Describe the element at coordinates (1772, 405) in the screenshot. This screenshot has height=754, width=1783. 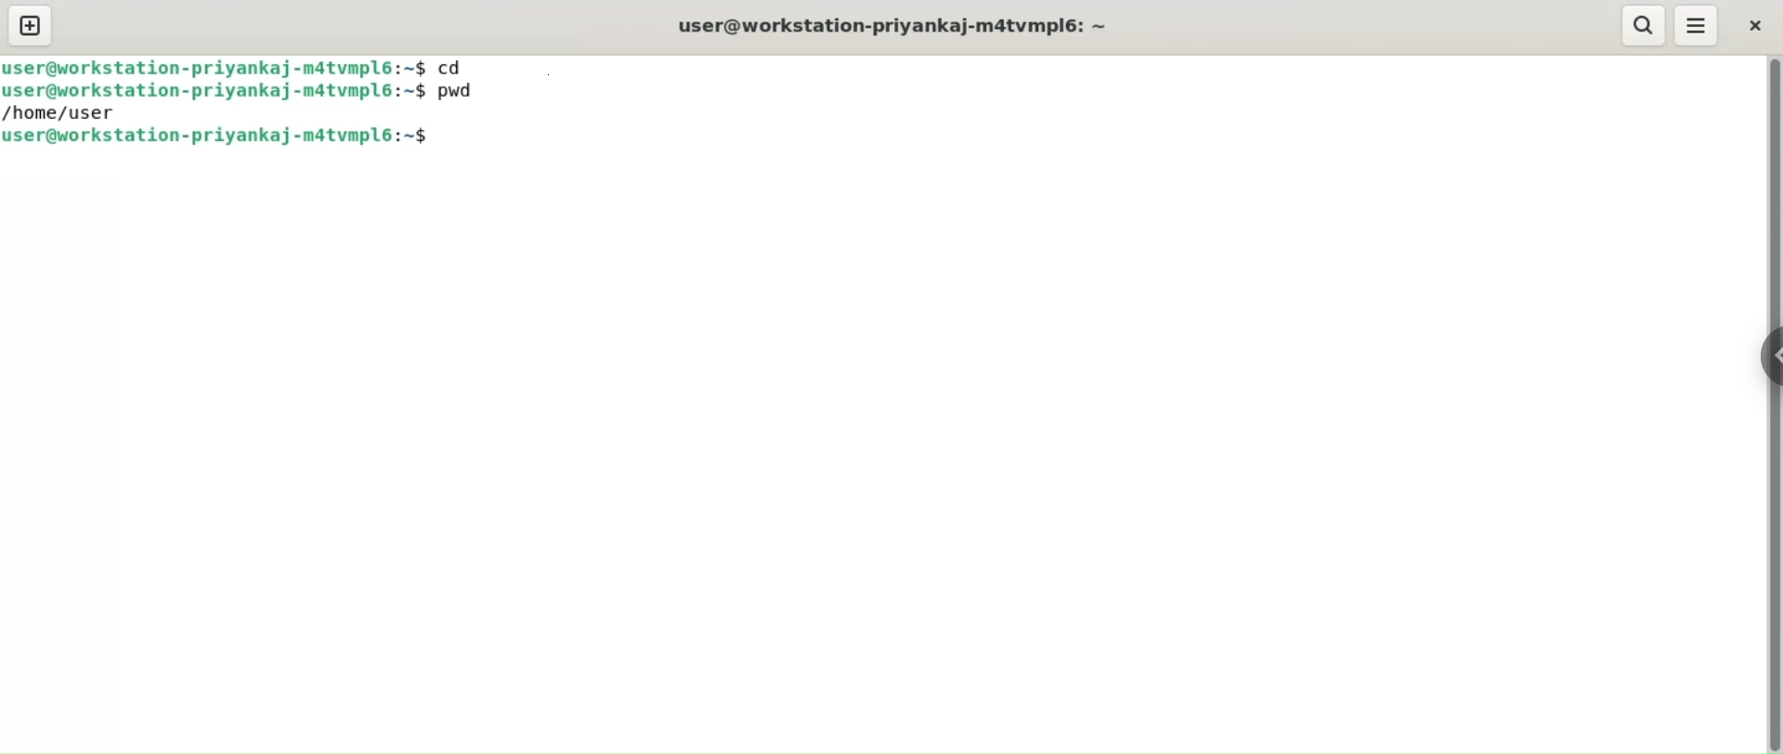
I see `verical scroll bar` at that location.